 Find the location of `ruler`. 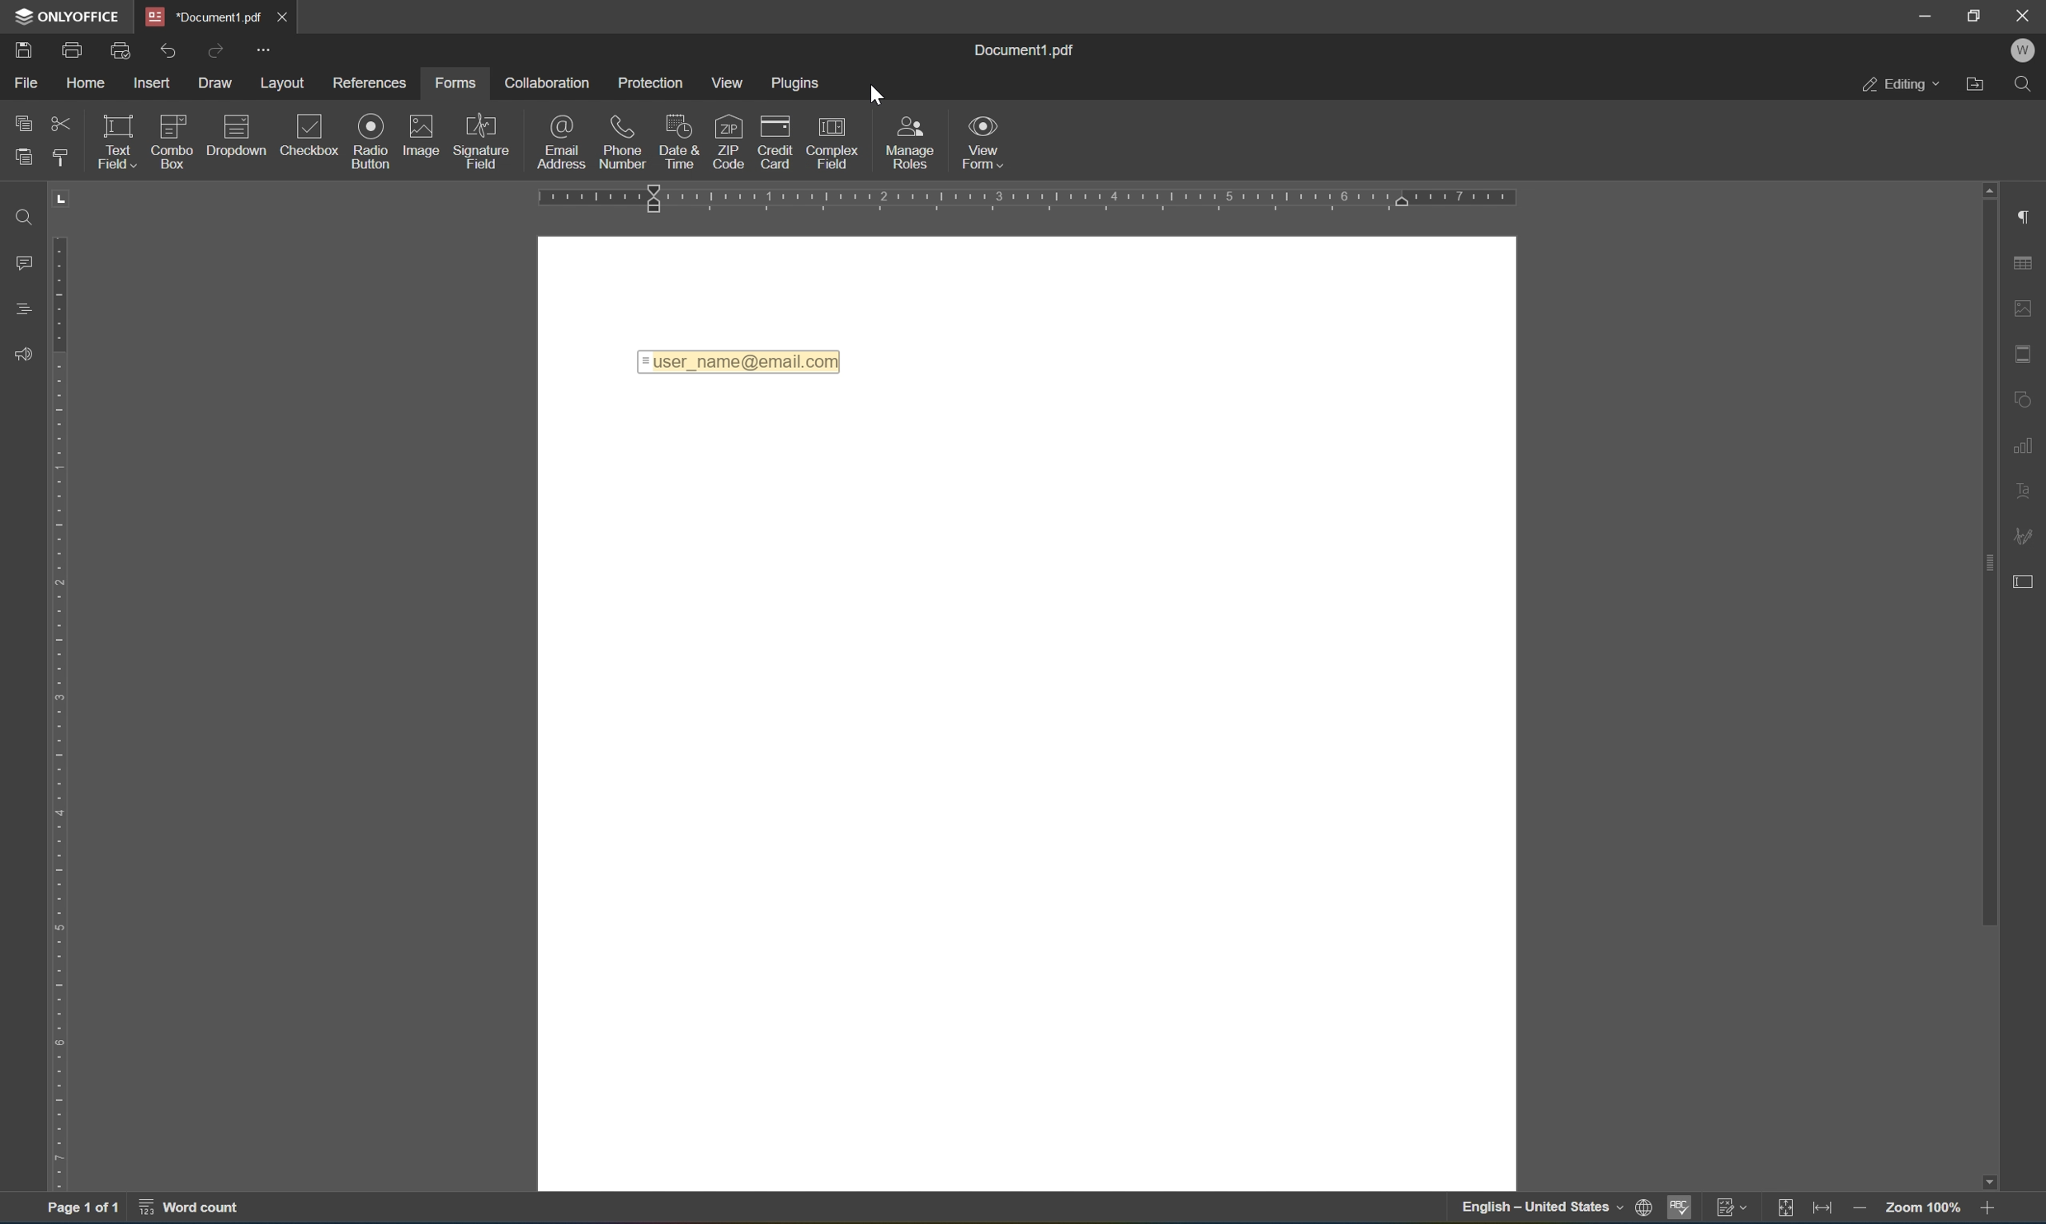

ruler is located at coordinates (1027, 196).